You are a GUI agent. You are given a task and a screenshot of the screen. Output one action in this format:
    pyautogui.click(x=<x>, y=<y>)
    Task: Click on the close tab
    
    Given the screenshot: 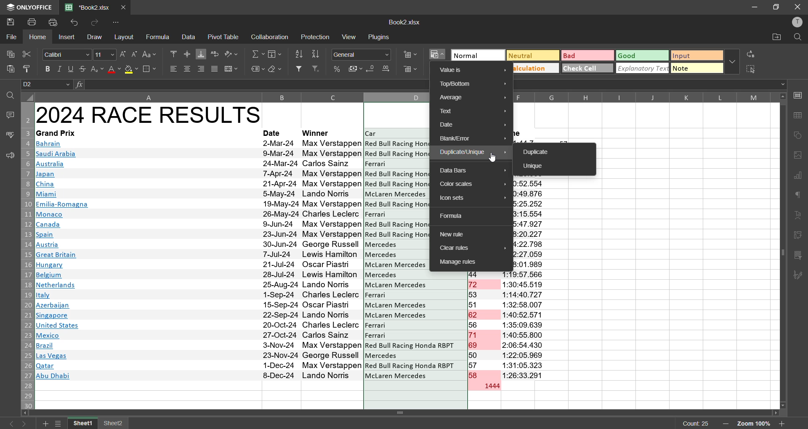 What is the action you would take?
    pyautogui.click(x=125, y=6)
    